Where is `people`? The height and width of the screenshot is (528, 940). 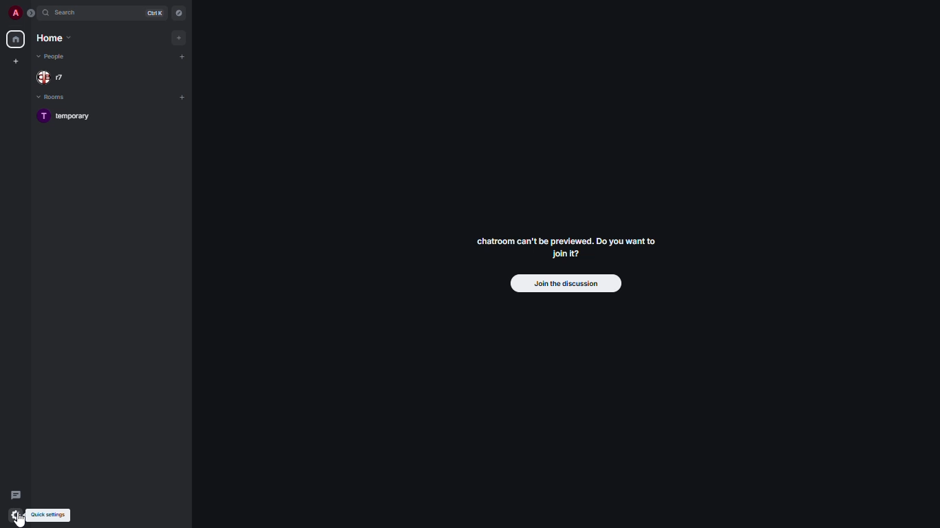
people is located at coordinates (54, 78).